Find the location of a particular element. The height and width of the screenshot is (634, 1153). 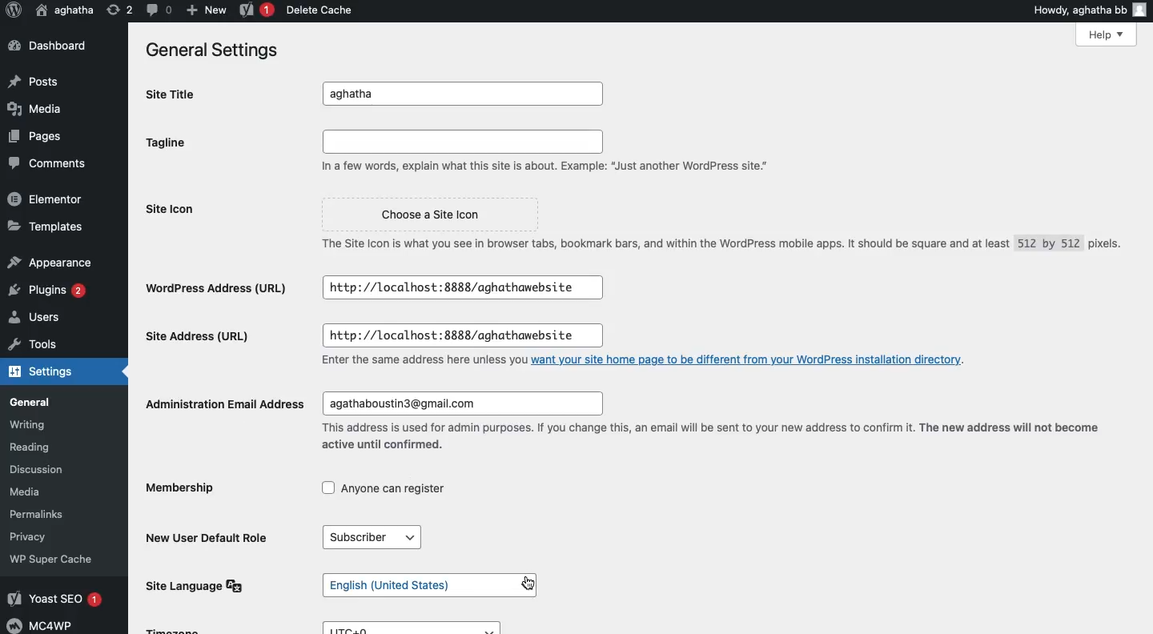

Comment is located at coordinates (156, 10).